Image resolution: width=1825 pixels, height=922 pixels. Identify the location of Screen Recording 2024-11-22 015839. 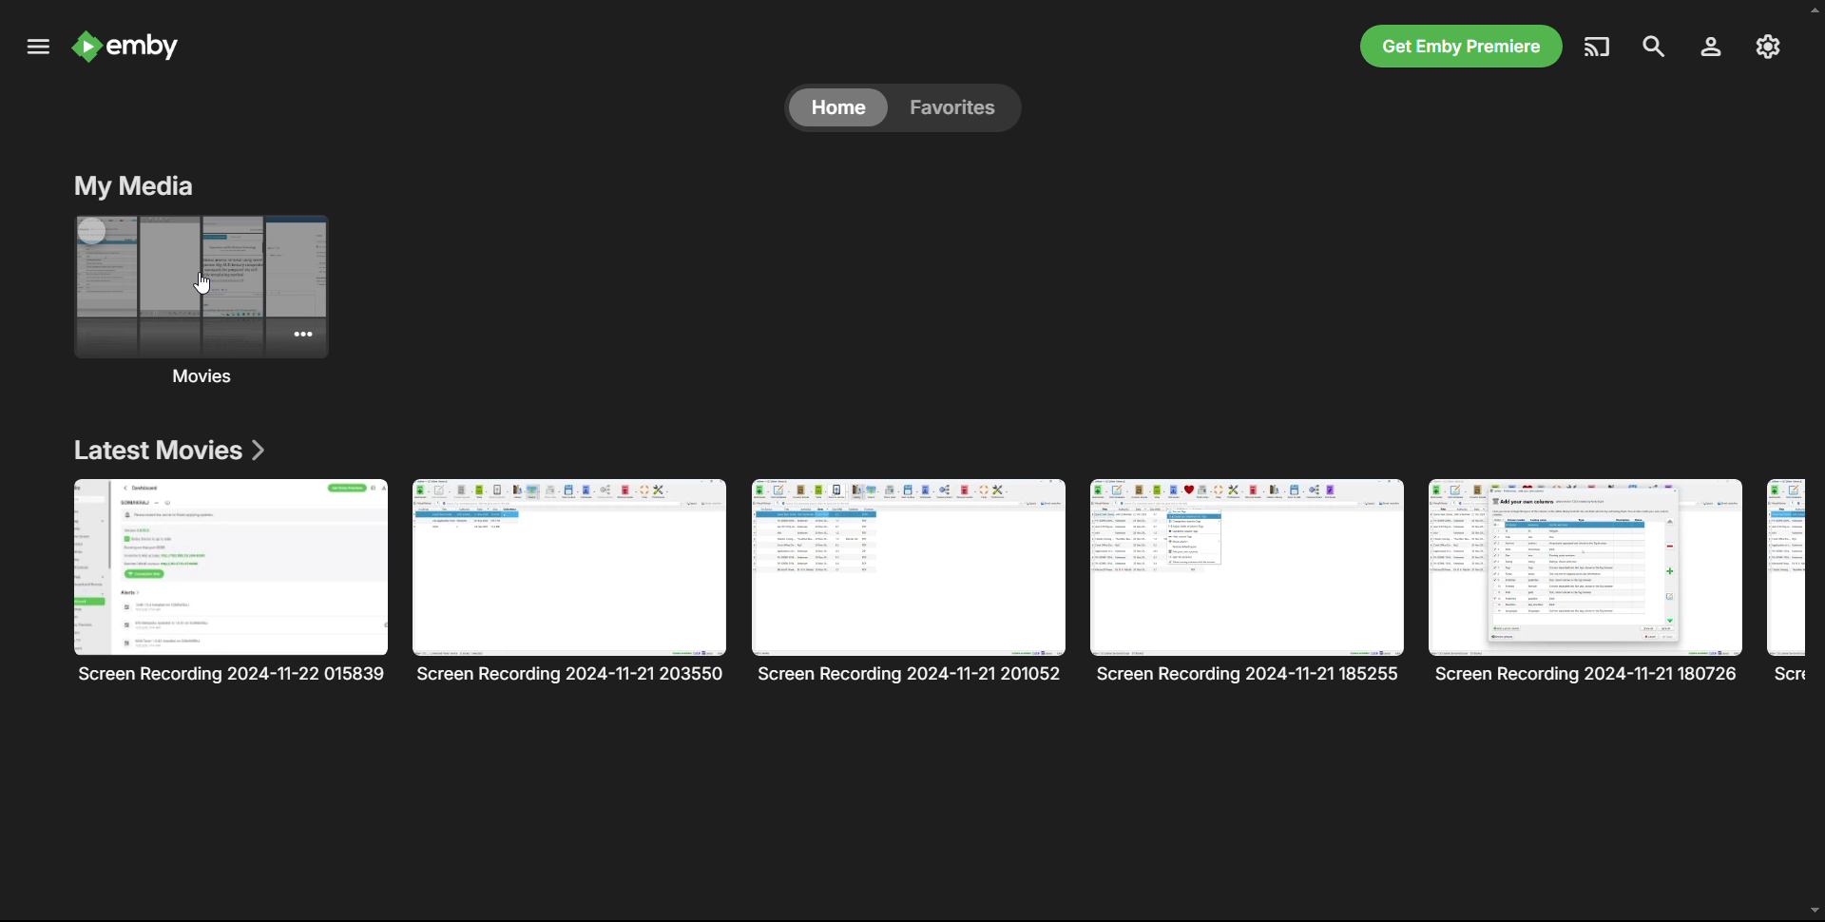
(231, 582).